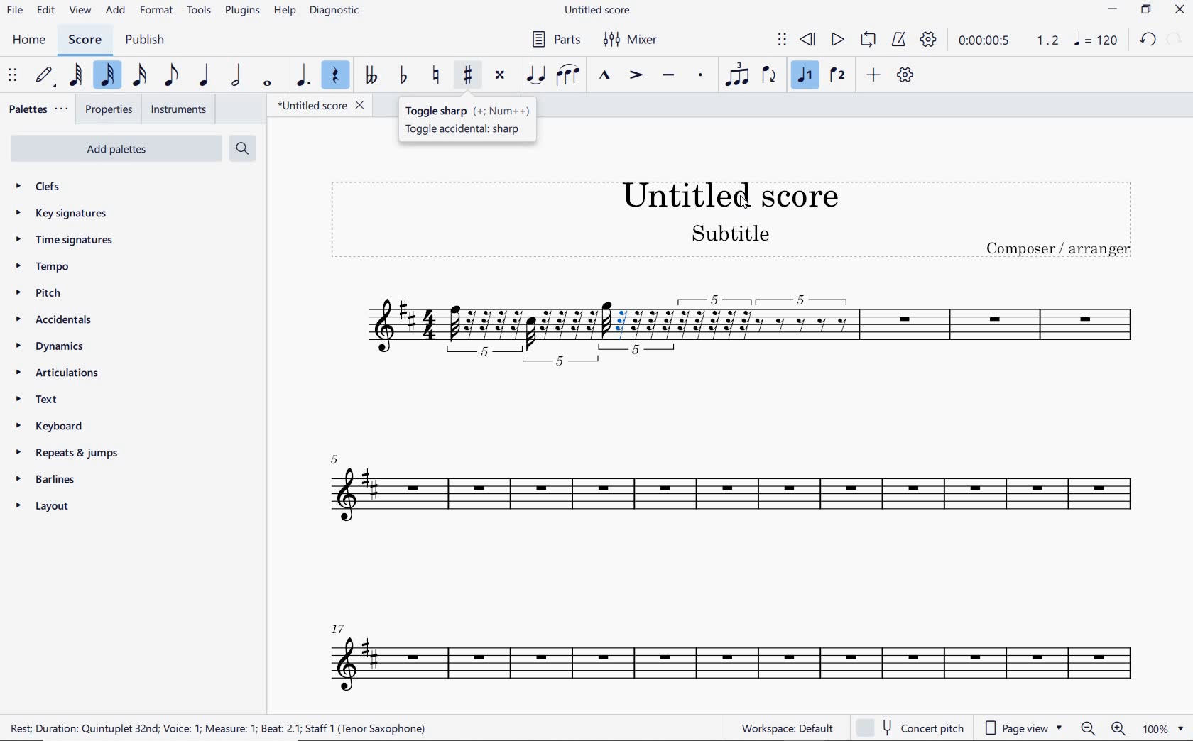  Describe the element at coordinates (241, 148) in the screenshot. I see `SEARCH PALETTES` at that location.